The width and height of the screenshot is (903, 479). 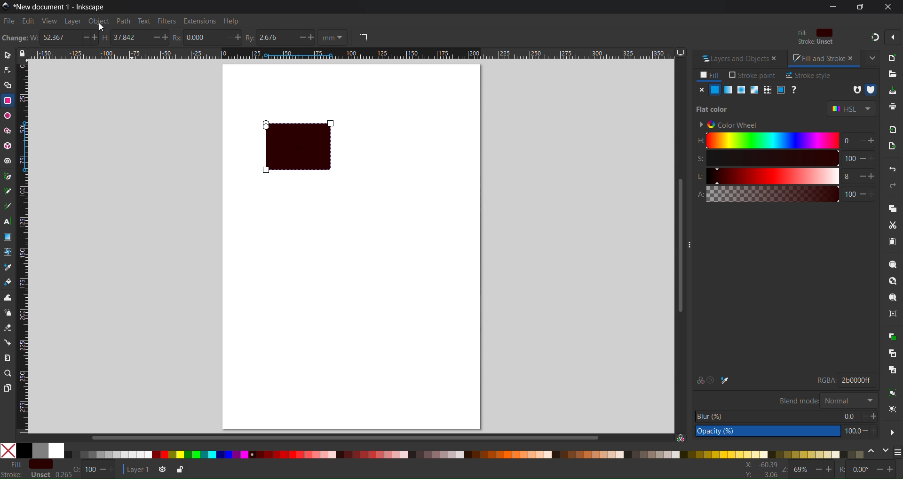 What do you see at coordinates (768, 432) in the screenshot?
I see `edit Opacity level` at bounding box center [768, 432].